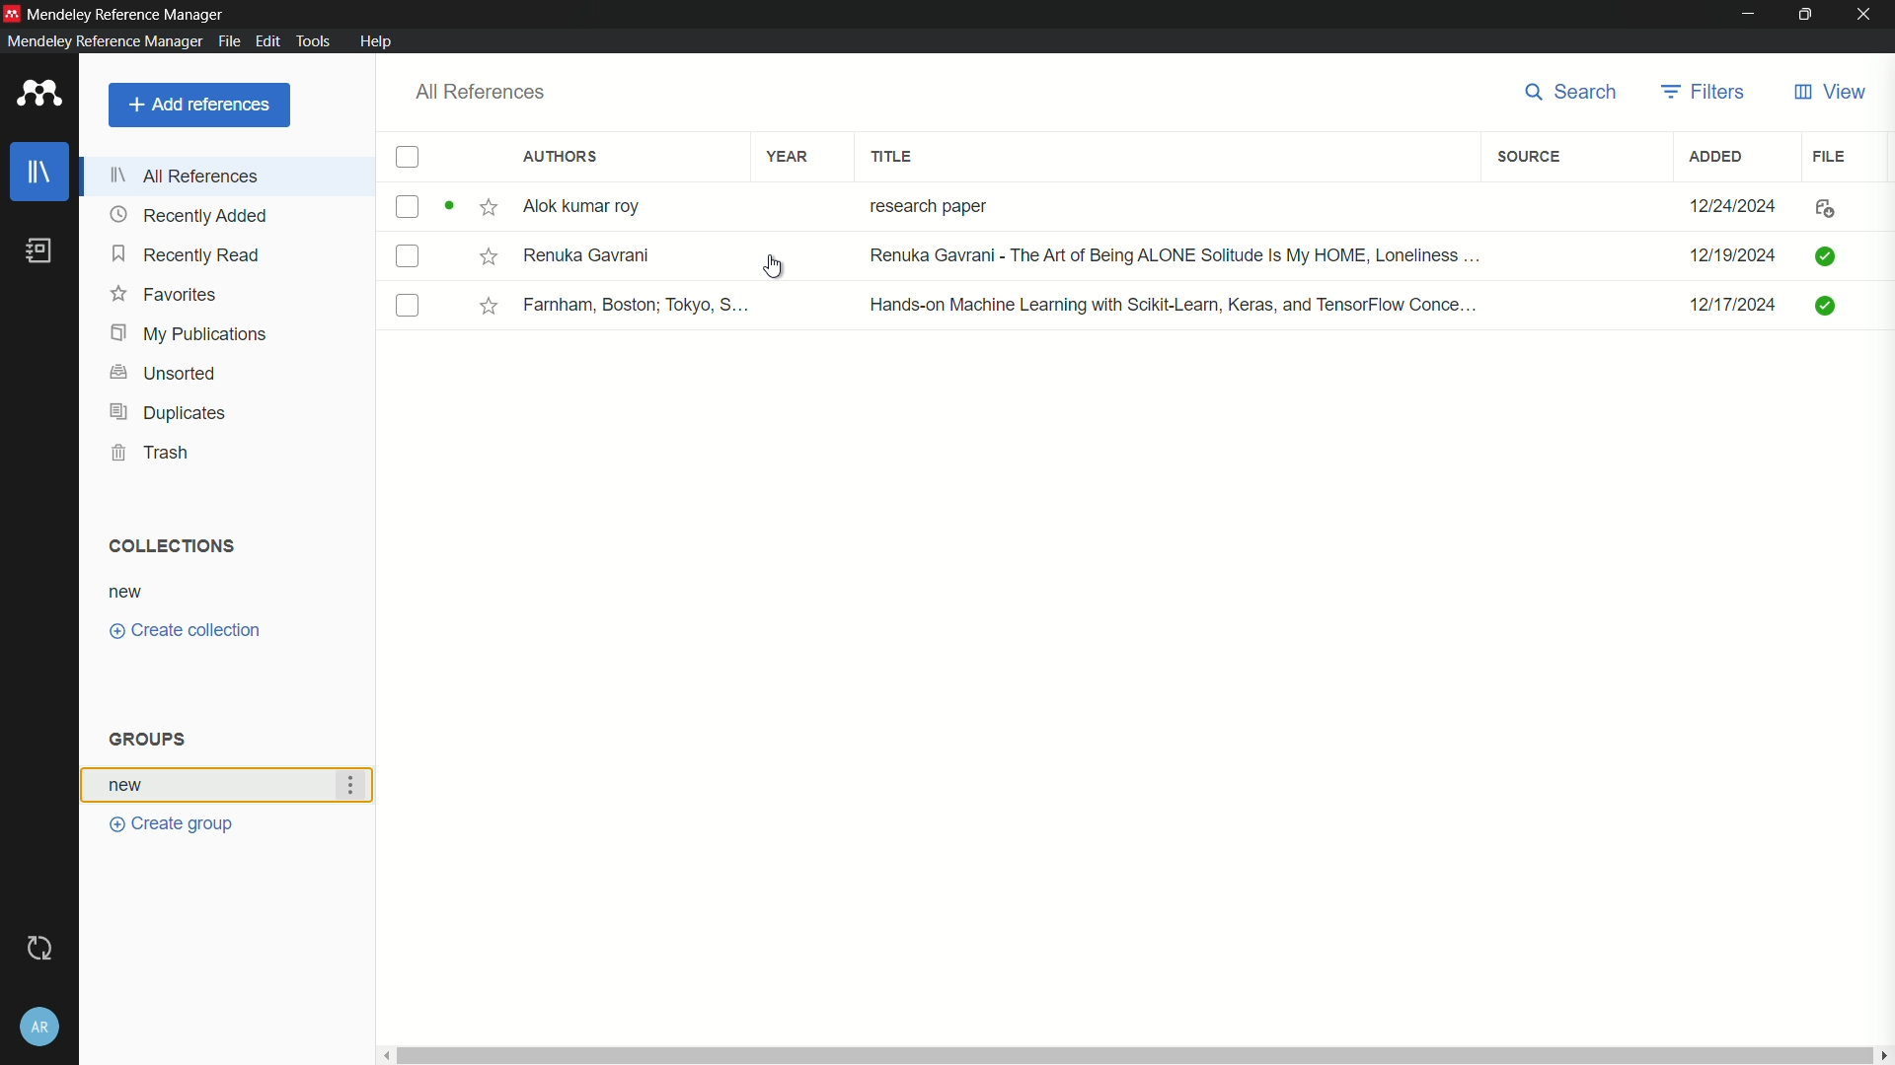  Describe the element at coordinates (639, 308) in the screenshot. I see `Famhan, Boston` at that location.